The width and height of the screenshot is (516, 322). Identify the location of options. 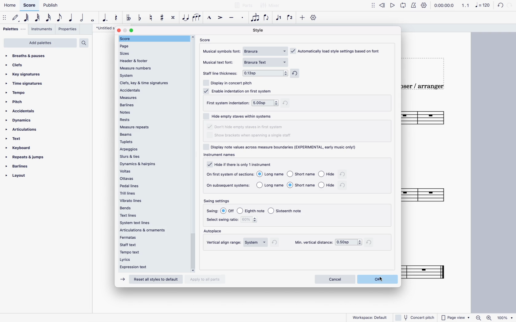
(296, 175).